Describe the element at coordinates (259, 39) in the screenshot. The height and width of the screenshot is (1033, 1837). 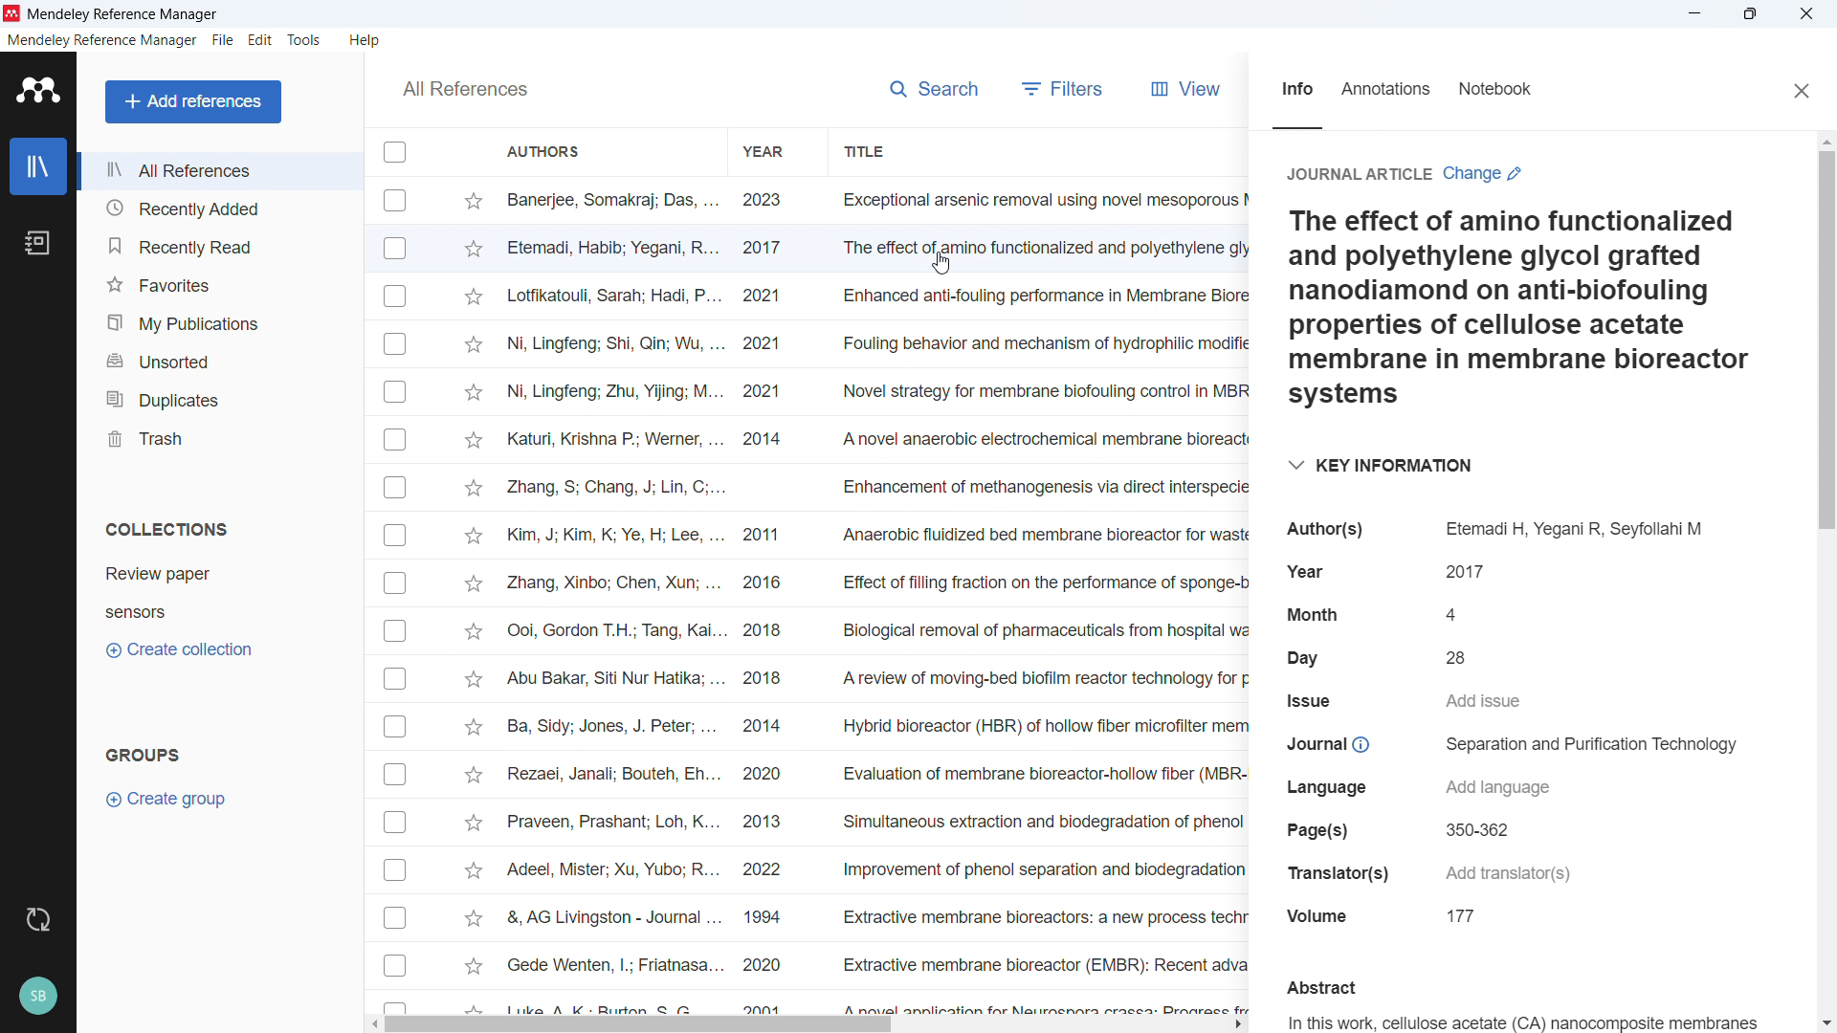
I see `edit` at that location.